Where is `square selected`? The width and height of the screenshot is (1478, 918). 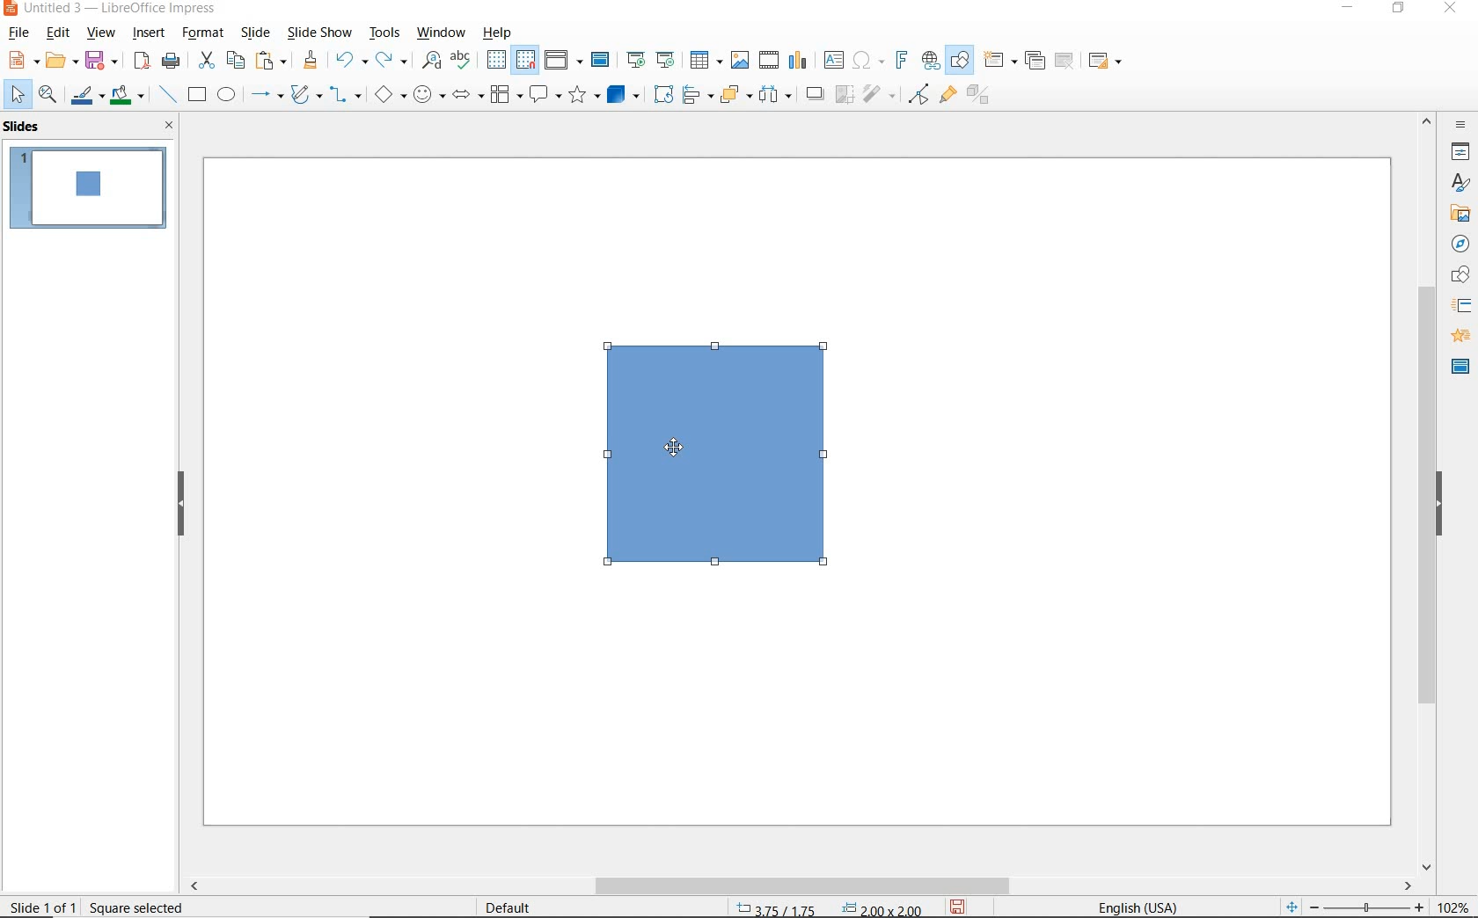 square selected is located at coordinates (138, 905).